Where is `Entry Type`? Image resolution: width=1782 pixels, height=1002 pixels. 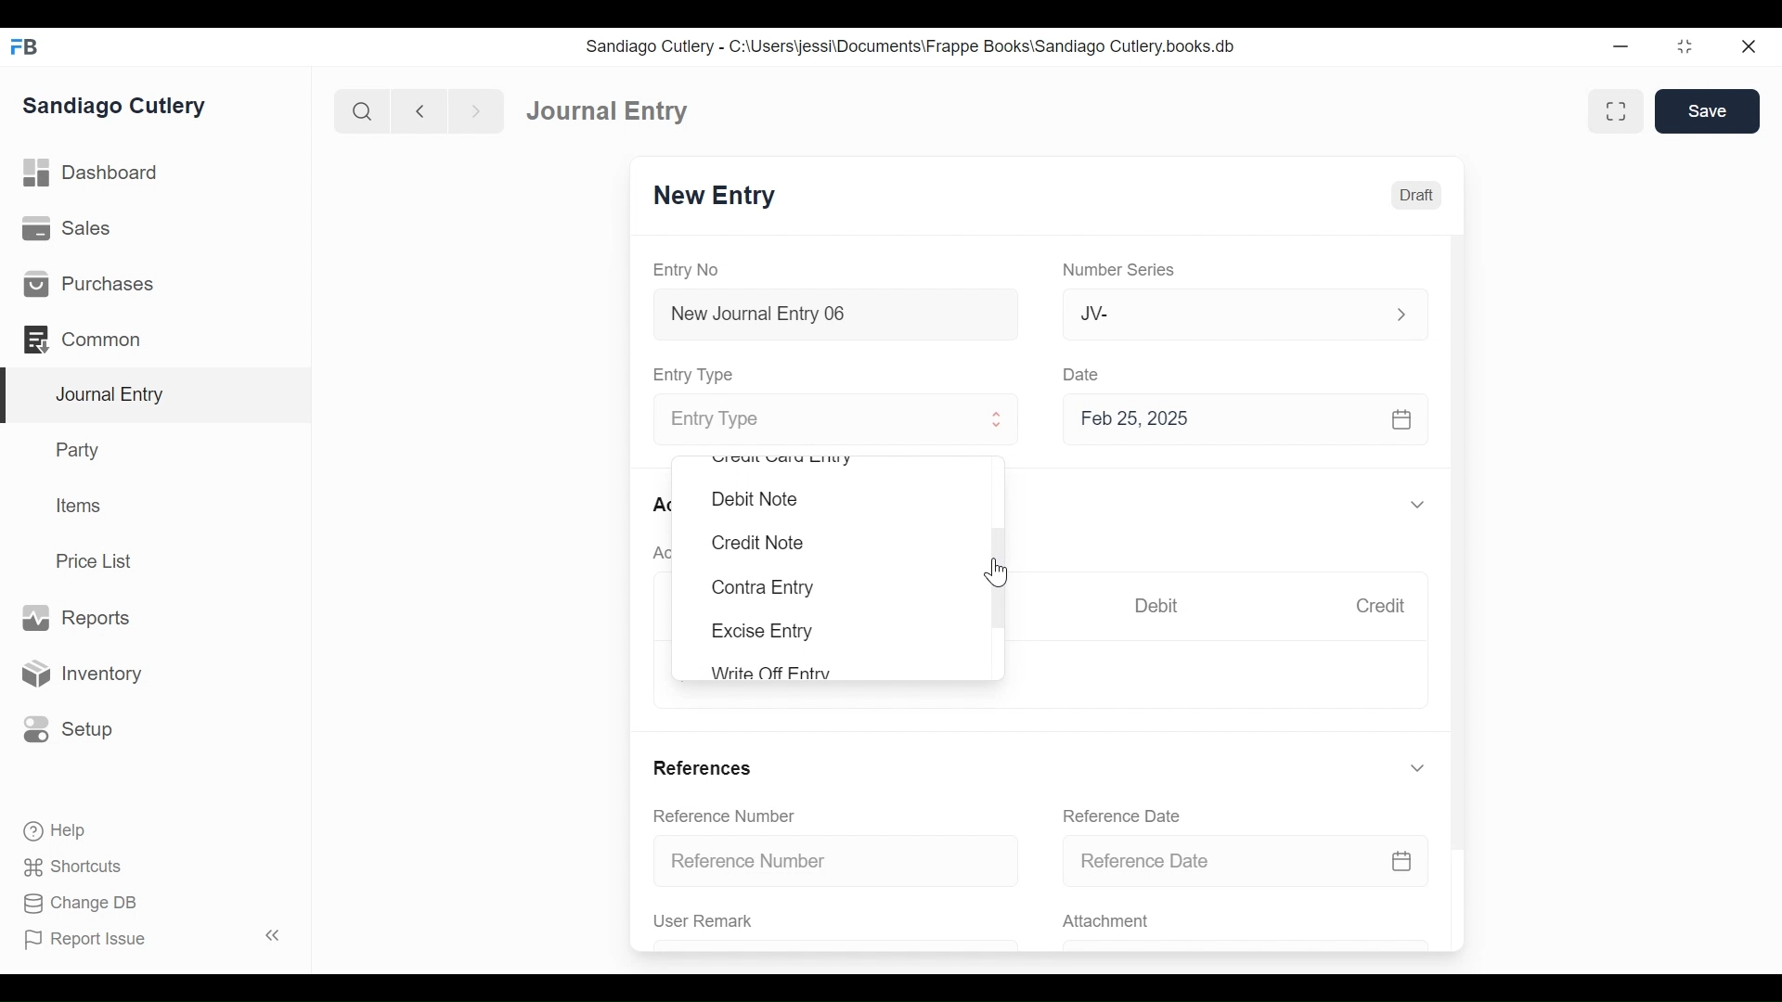
Entry Type is located at coordinates (696, 375).